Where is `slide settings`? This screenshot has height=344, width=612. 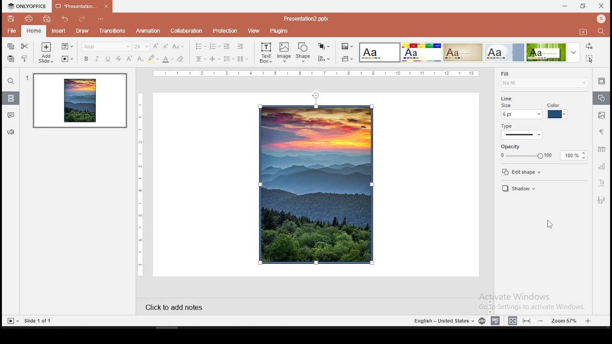 slide settings is located at coordinates (601, 81).